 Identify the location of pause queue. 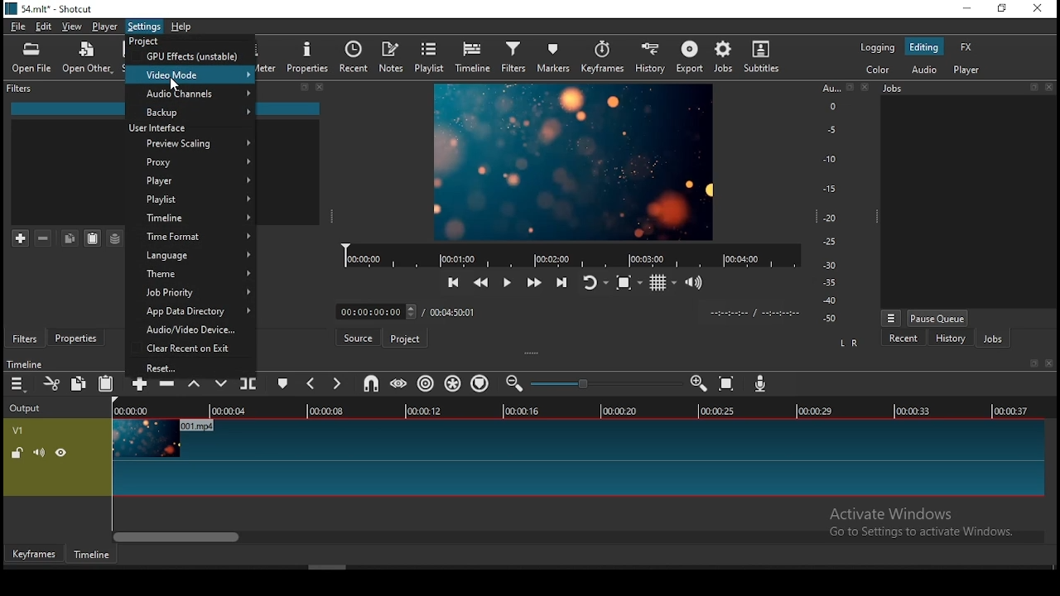
(937, 318).